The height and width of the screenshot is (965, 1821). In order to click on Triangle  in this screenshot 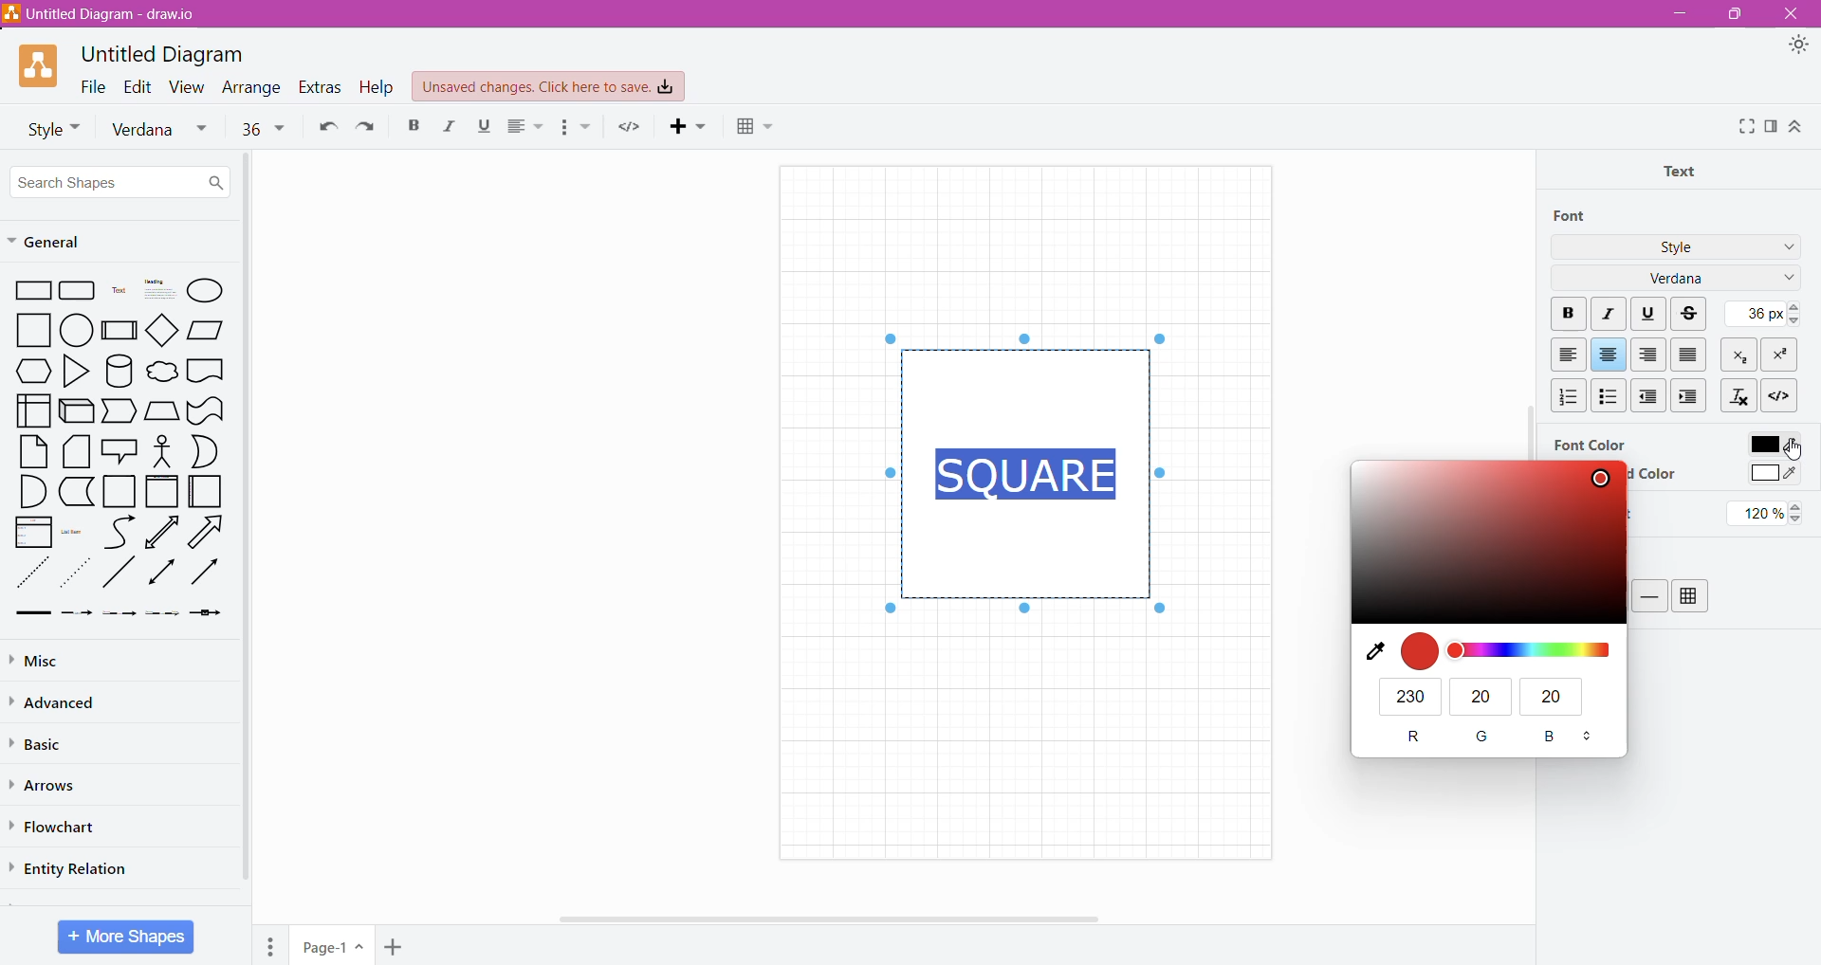, I will do `click(75, 370)`.